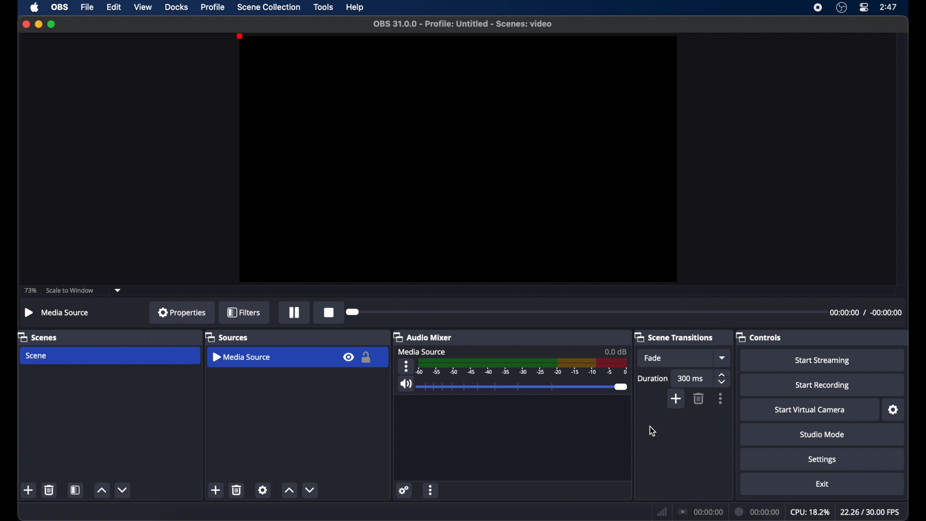 This screenshot has width=926, height=521. I want to click on fps, so click(870, 511).